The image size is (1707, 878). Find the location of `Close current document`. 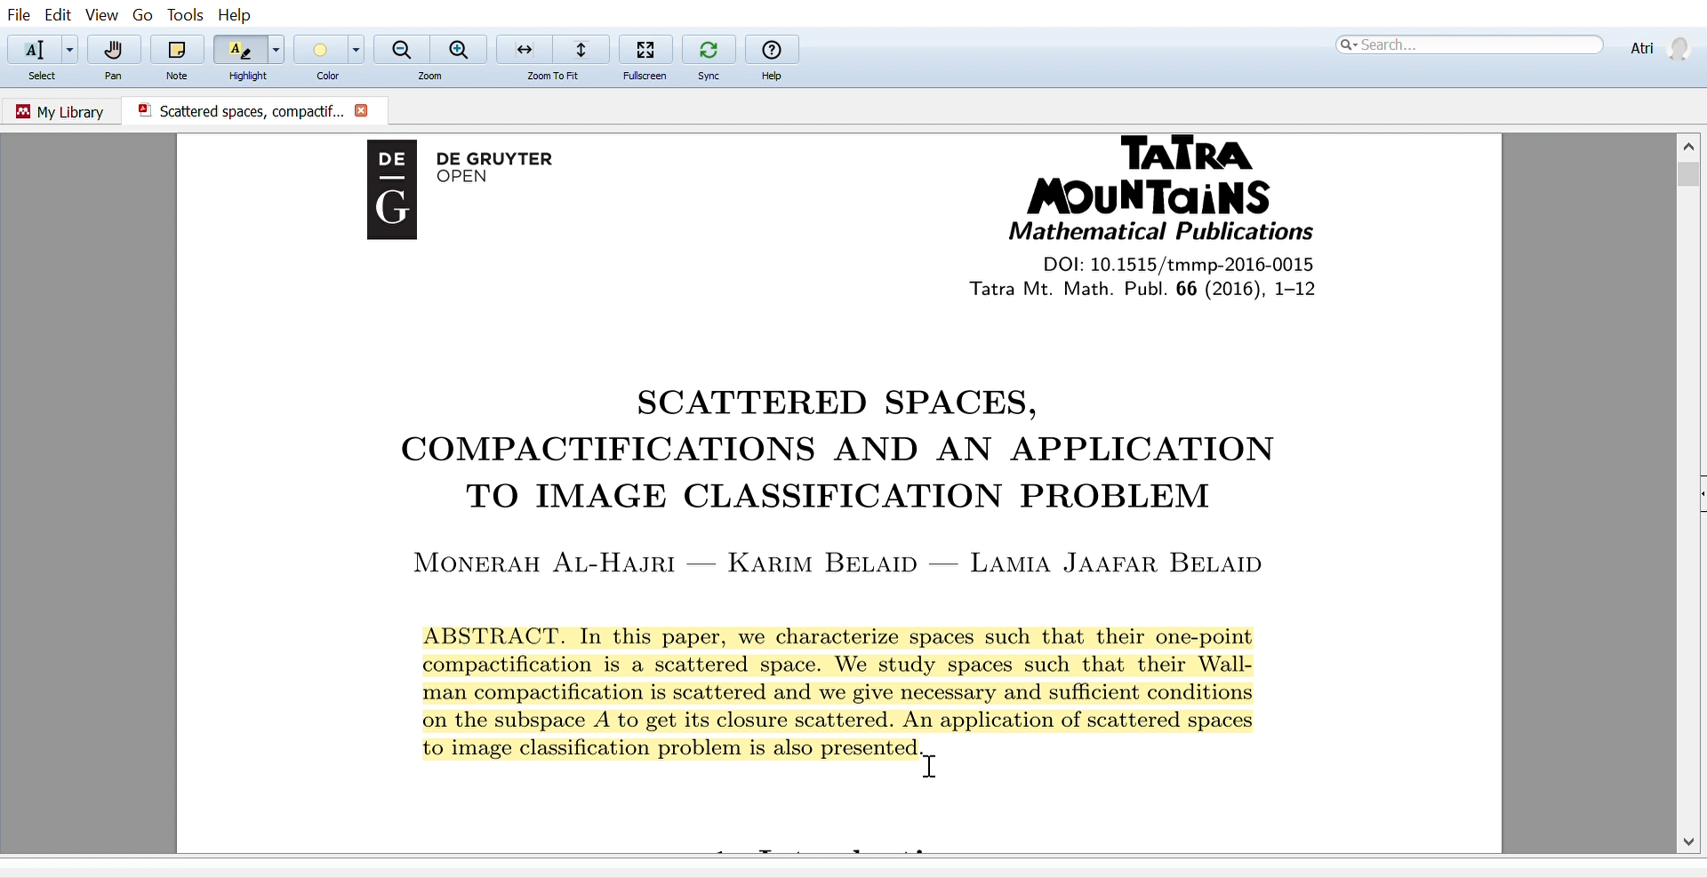

Close current document is located at coordinates (363, 112).